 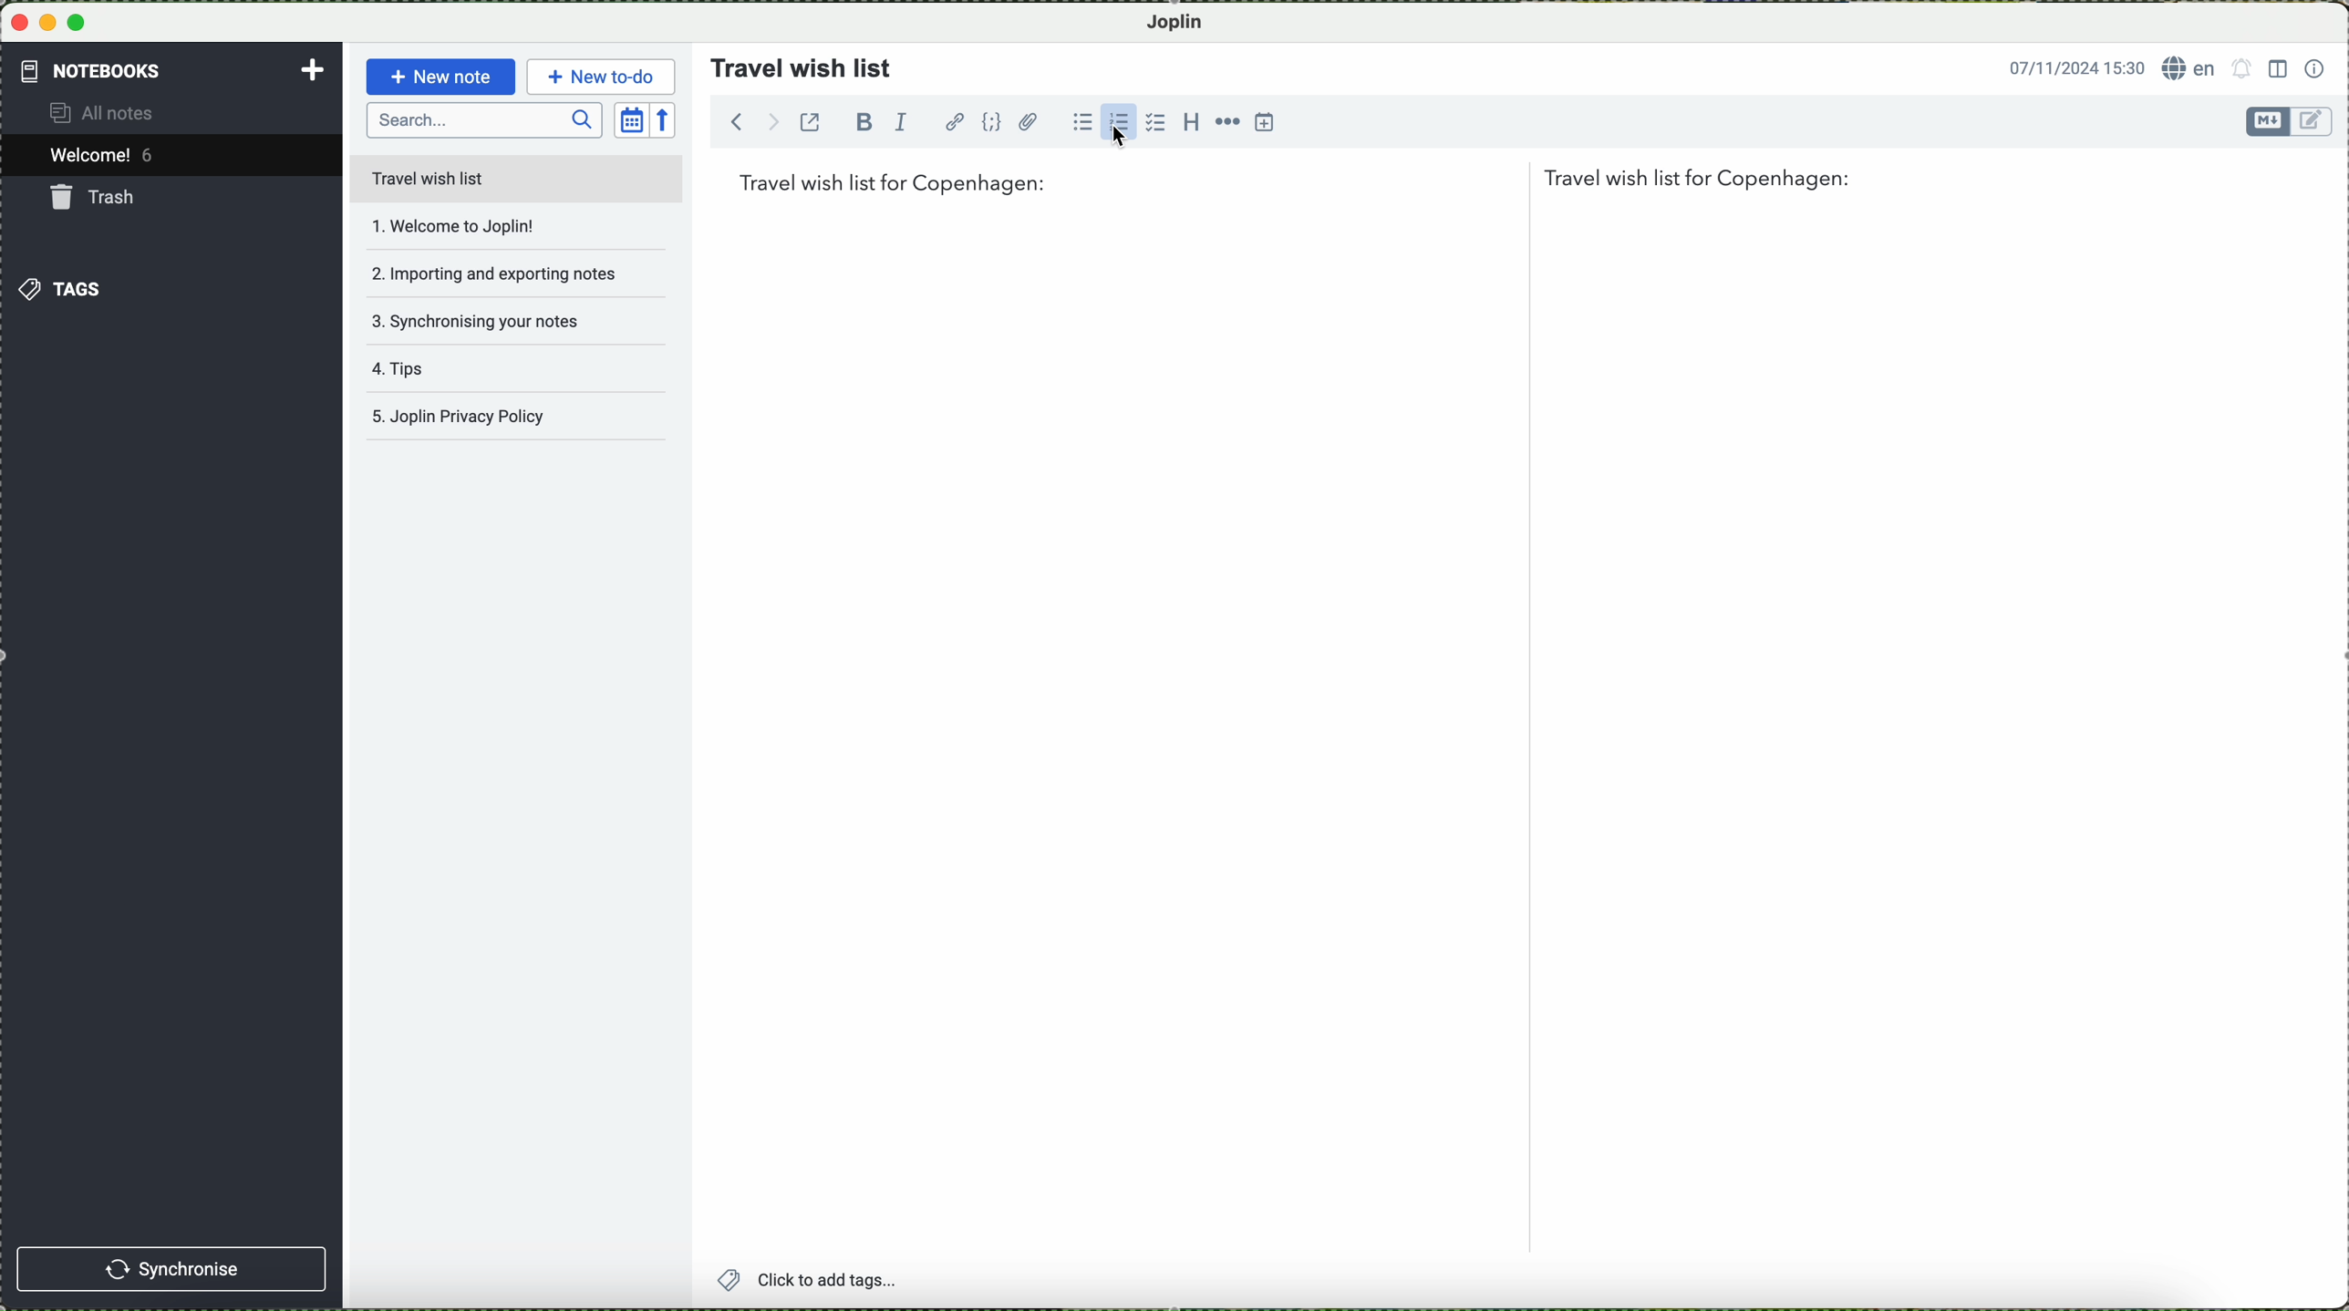 What do you see at coordinates (511, 421) in the screenshot?
I see `Joplin privacy policy` at bounding box center [511, 421].